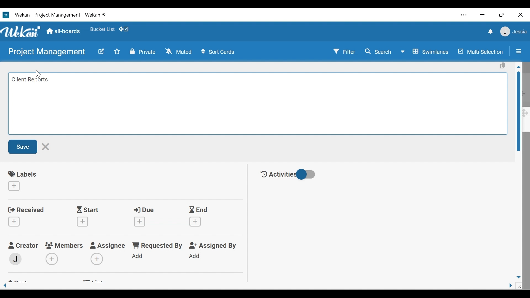 This screenshot has width=530, height=298. I want to click on edit, so click(102, 52).